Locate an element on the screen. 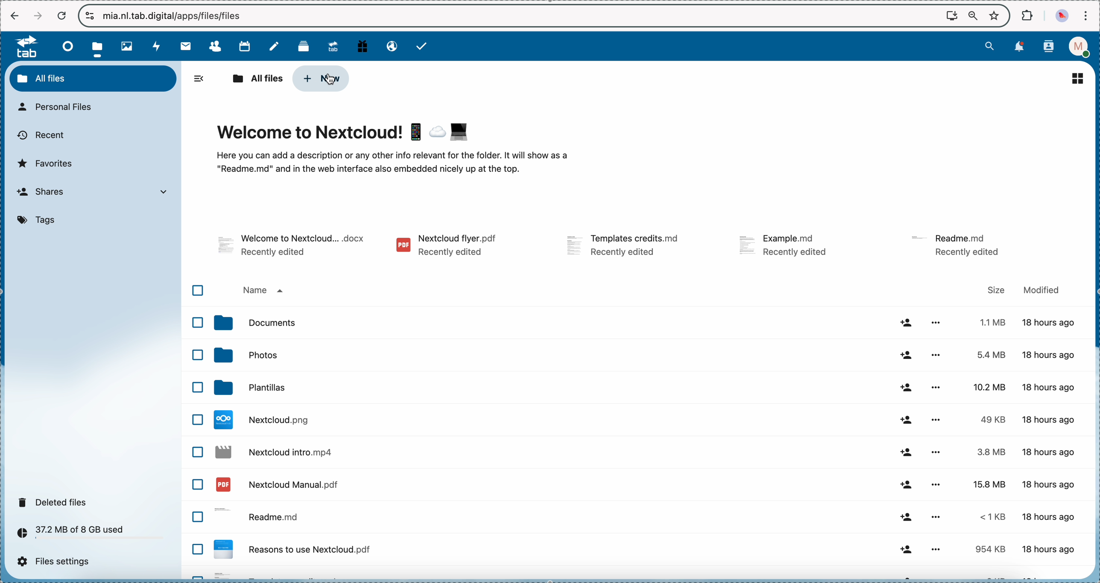  file is located at coordinates (959, 244).